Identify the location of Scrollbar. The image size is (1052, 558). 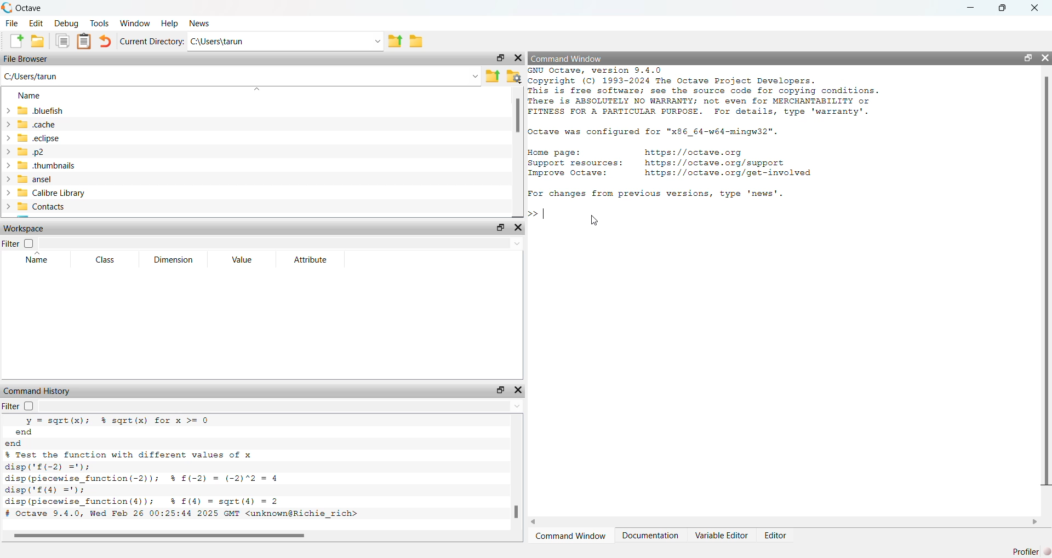
(168, 536).